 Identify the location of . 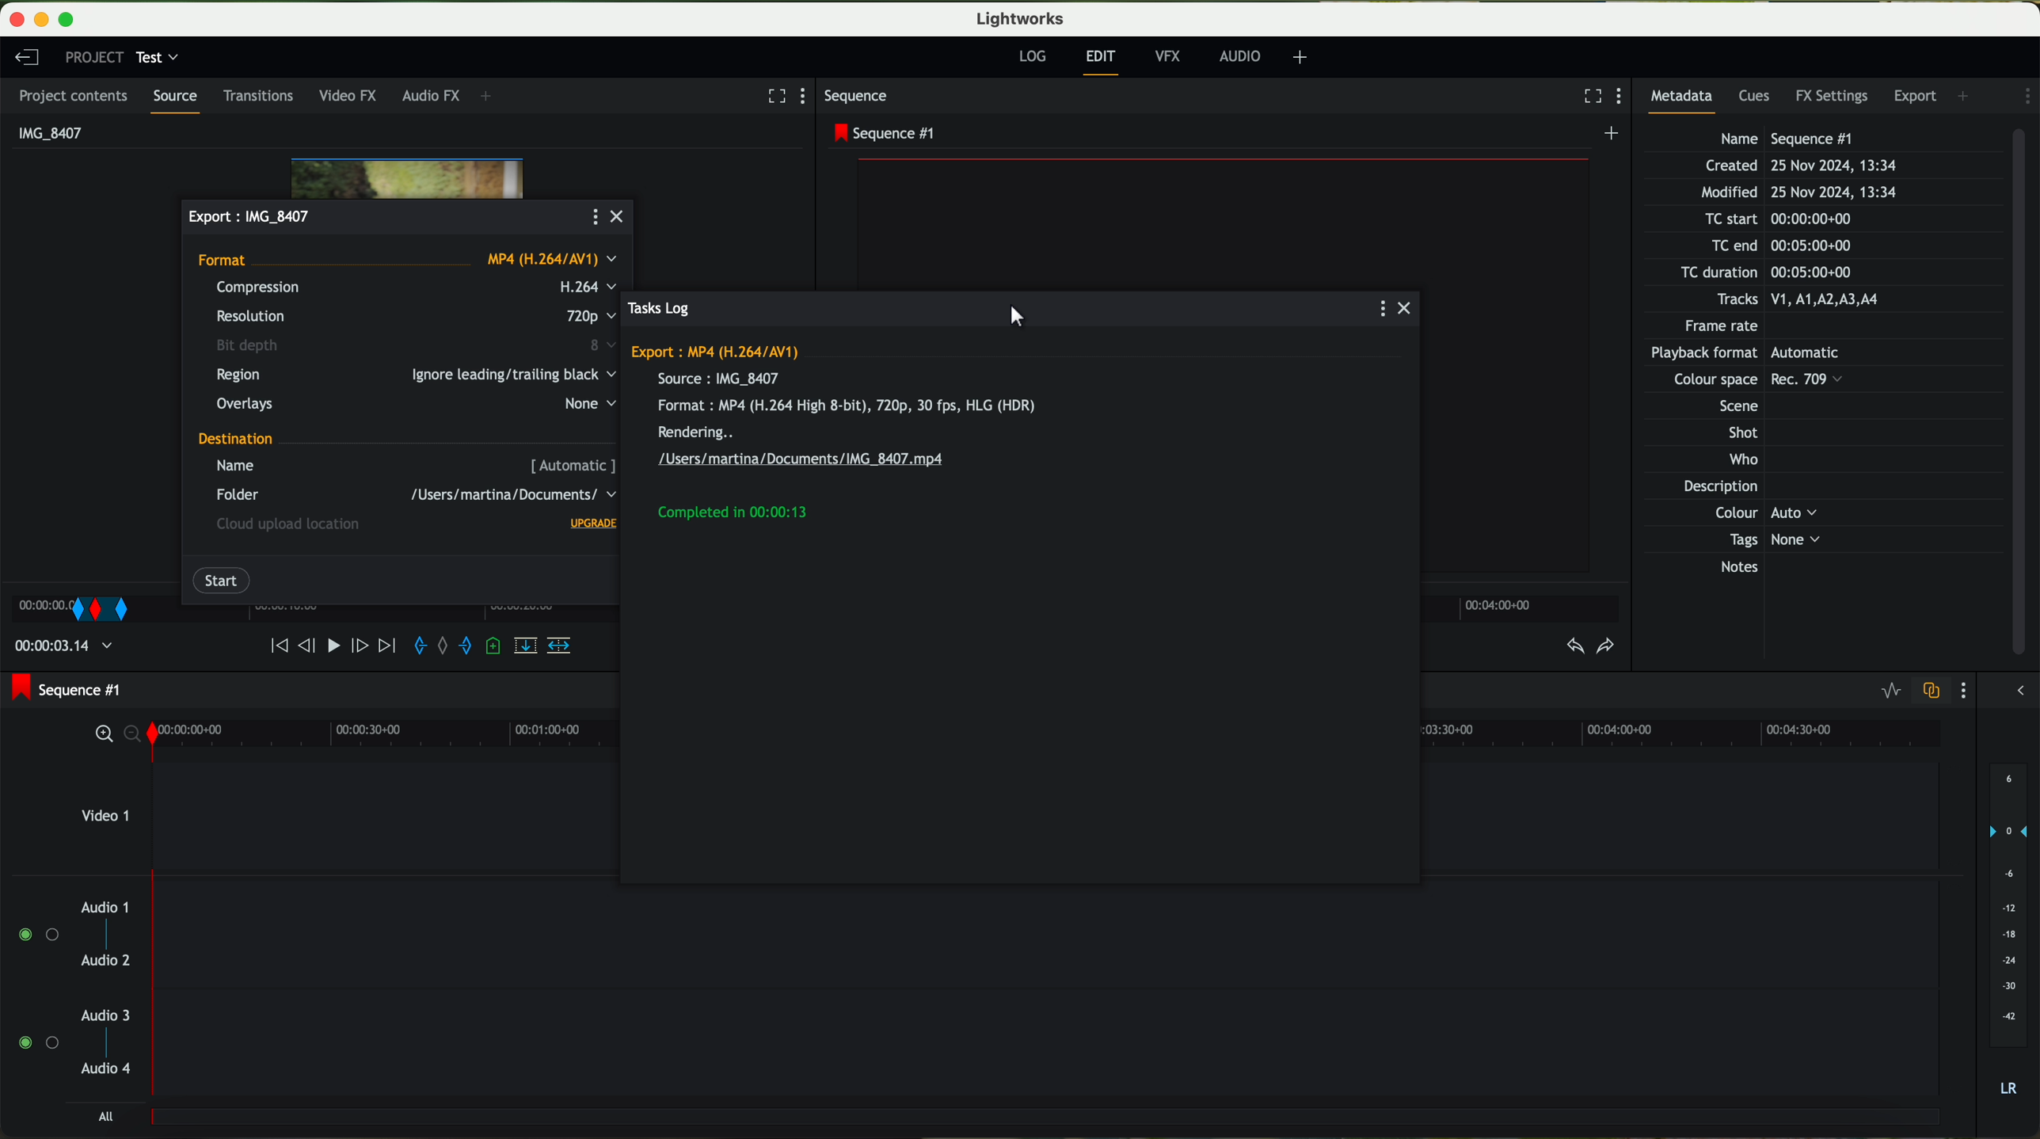
(1763, 513).